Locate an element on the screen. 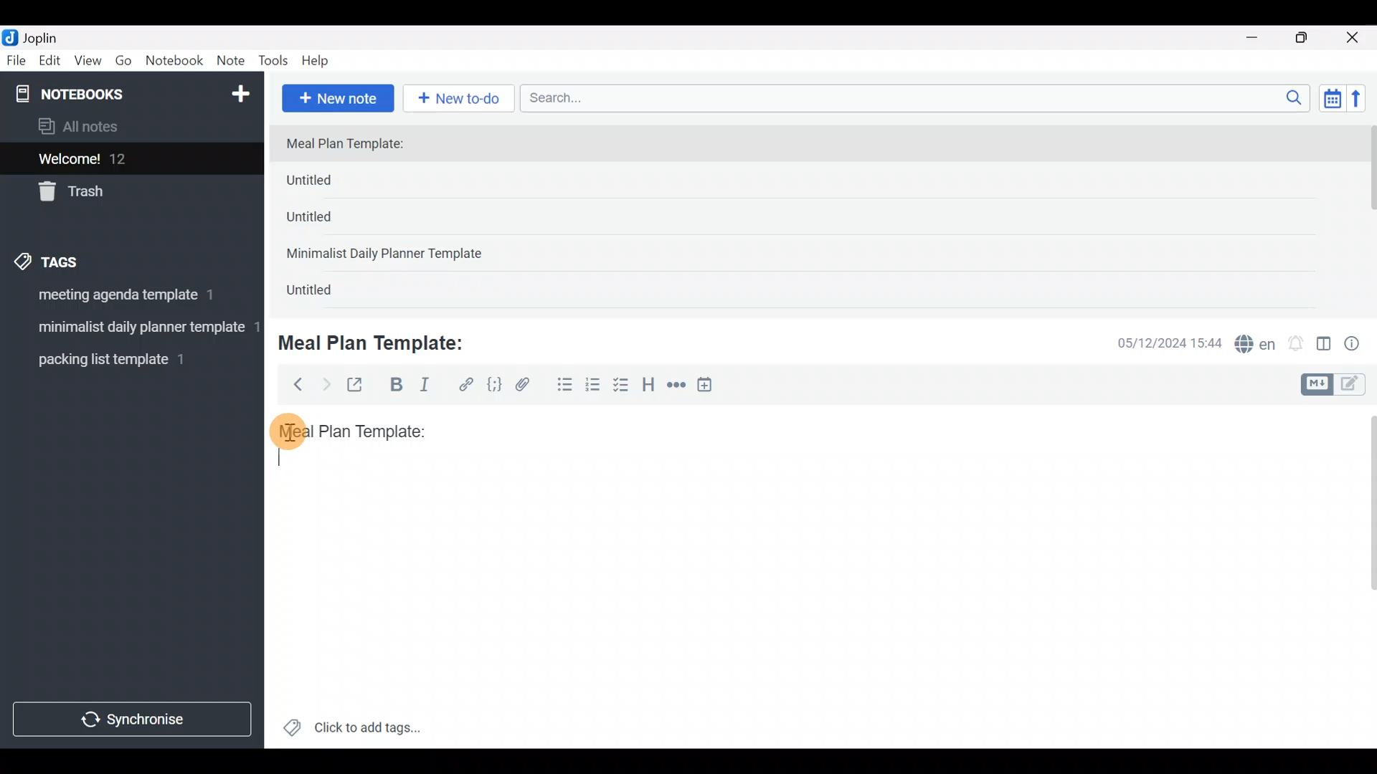 Image resolution: width=1377 pixels, height=774 pixels. Go is located at coordinates (123, 64).